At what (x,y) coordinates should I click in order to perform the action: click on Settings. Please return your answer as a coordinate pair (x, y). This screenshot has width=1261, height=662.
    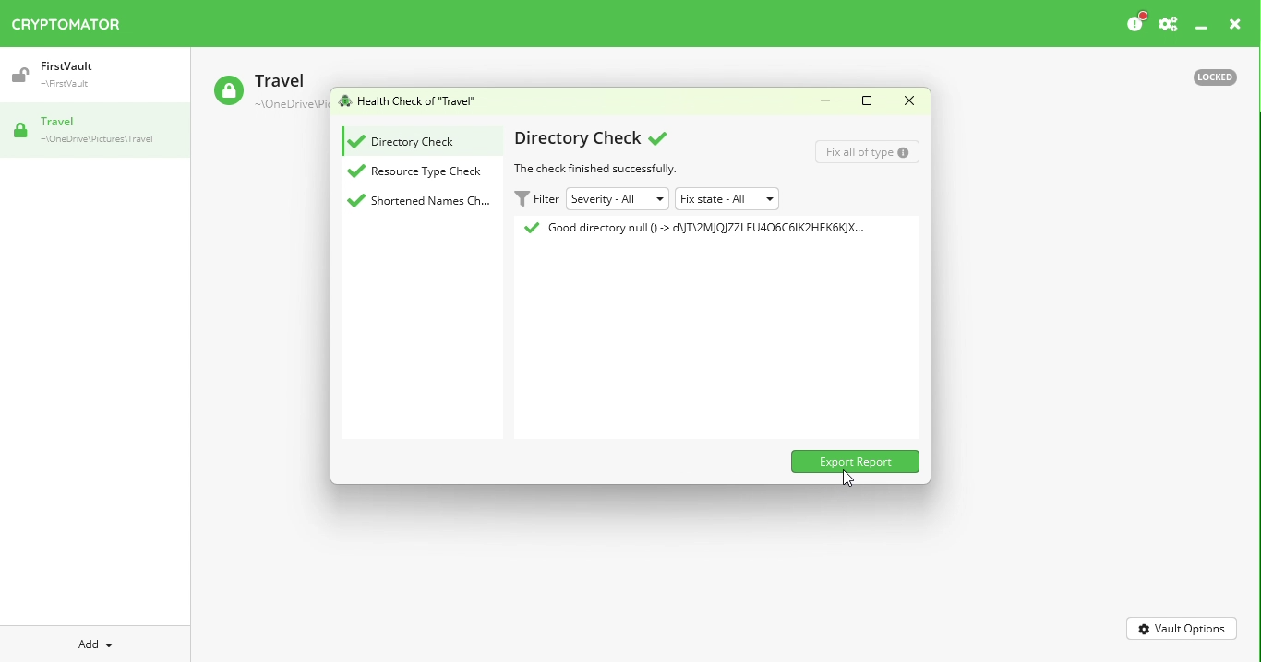
    Looking at the image, I should click on (1171, 23).